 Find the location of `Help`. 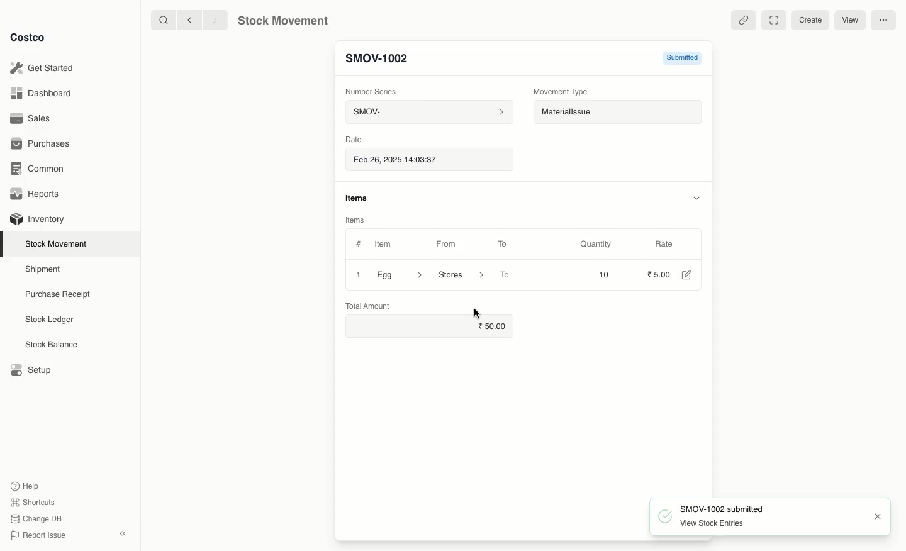

Help is located at coordinates (26, 484).